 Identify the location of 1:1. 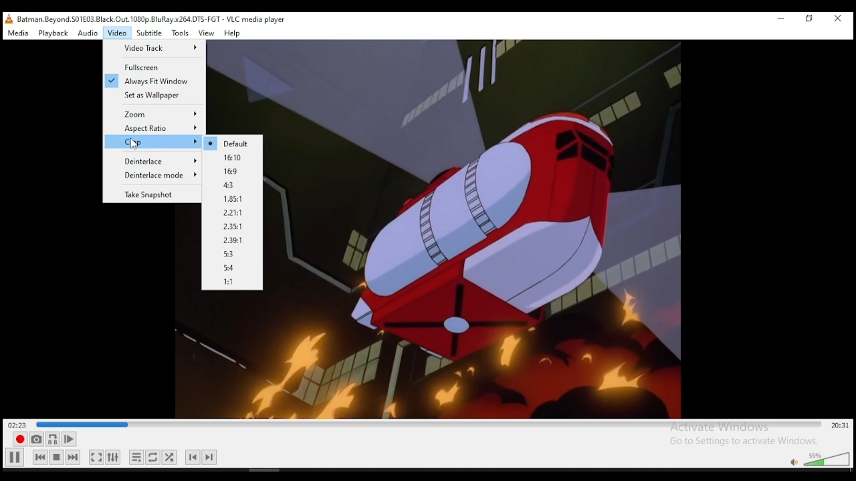
(231, 283).